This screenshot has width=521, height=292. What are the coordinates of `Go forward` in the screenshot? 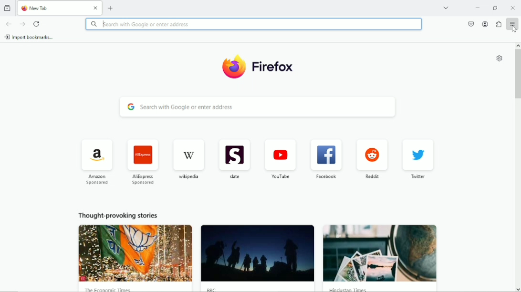 It's located at (22, 24).